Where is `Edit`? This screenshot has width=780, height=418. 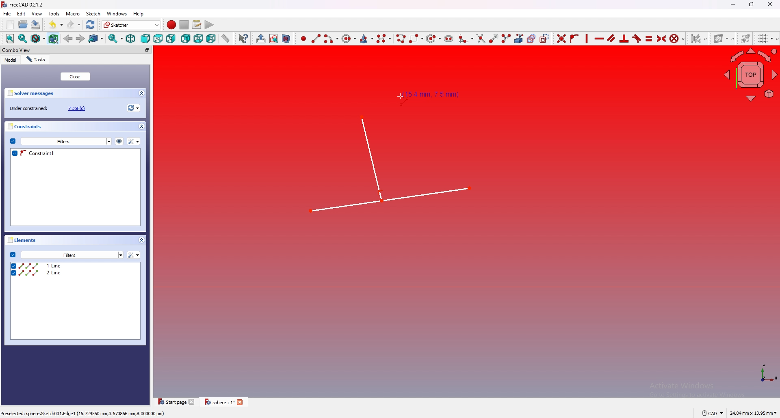 Edit is located at coordinates (22, 14).